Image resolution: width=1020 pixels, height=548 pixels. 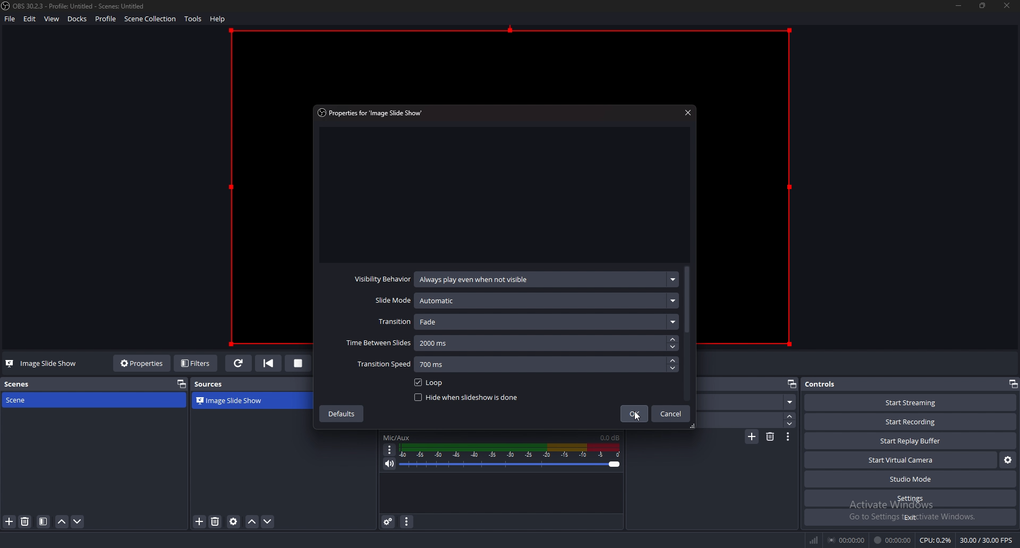 I want to click on increase duration, so click(x=789, y=416).